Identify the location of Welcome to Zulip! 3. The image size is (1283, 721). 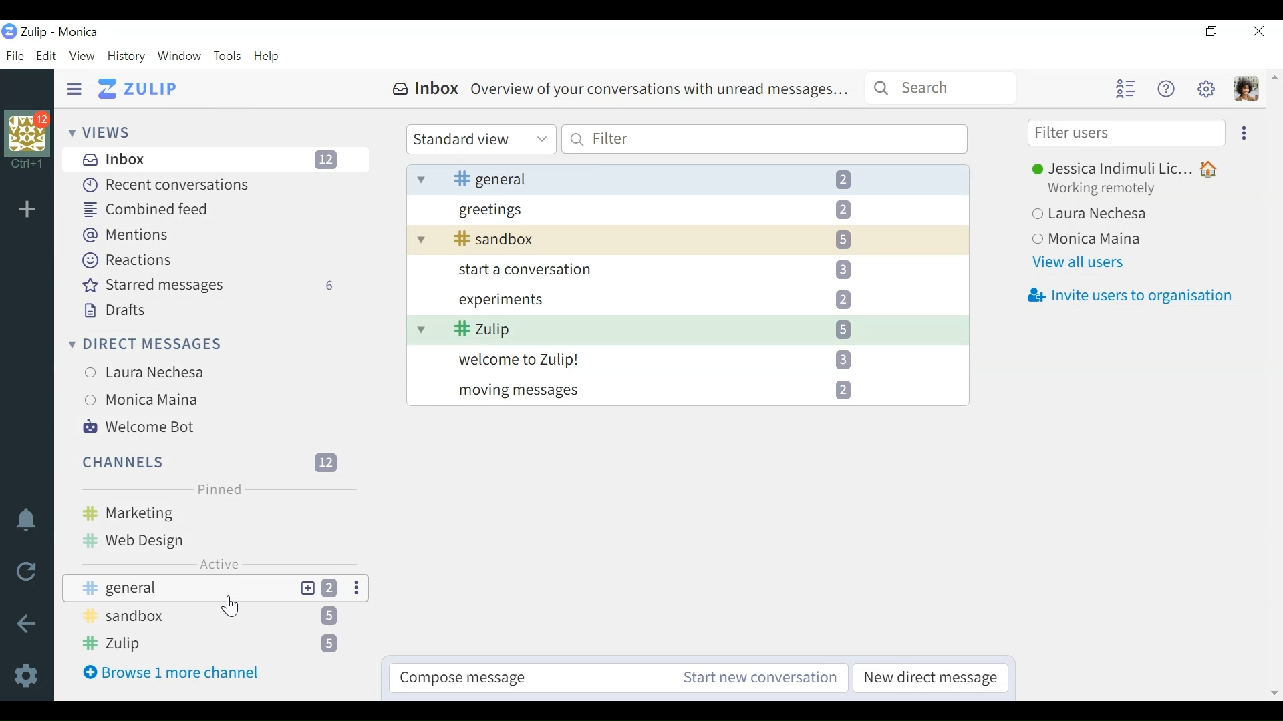
(688, 358).